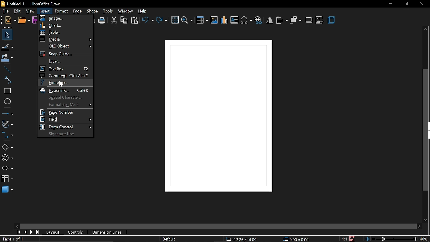 The width and height of the screenshot is (430, 242). Describe the element at coordinates (66, 90) in the screenshot. I see `hyperlink` at that location.